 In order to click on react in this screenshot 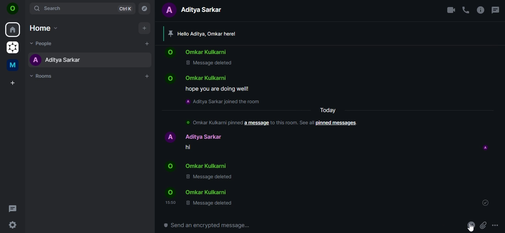, I will do `click(471, 224)`.